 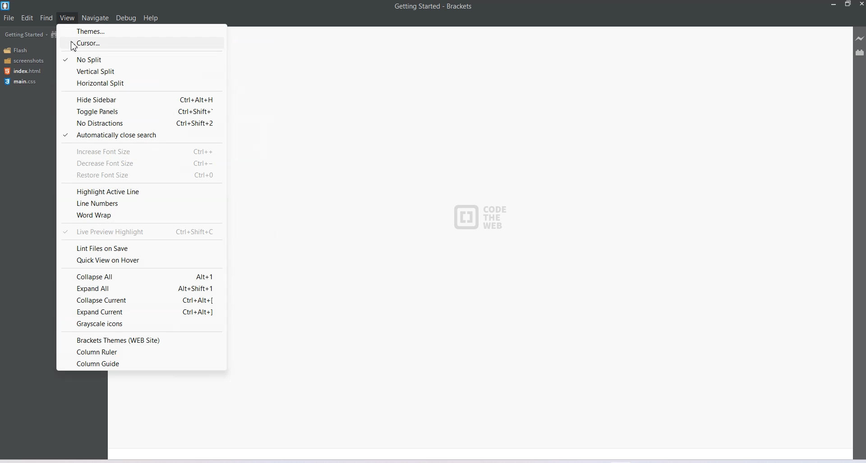 What do you see at coordinates (861, 4) in the screenshot?
I see `Close` at bounding box center [861, 4].